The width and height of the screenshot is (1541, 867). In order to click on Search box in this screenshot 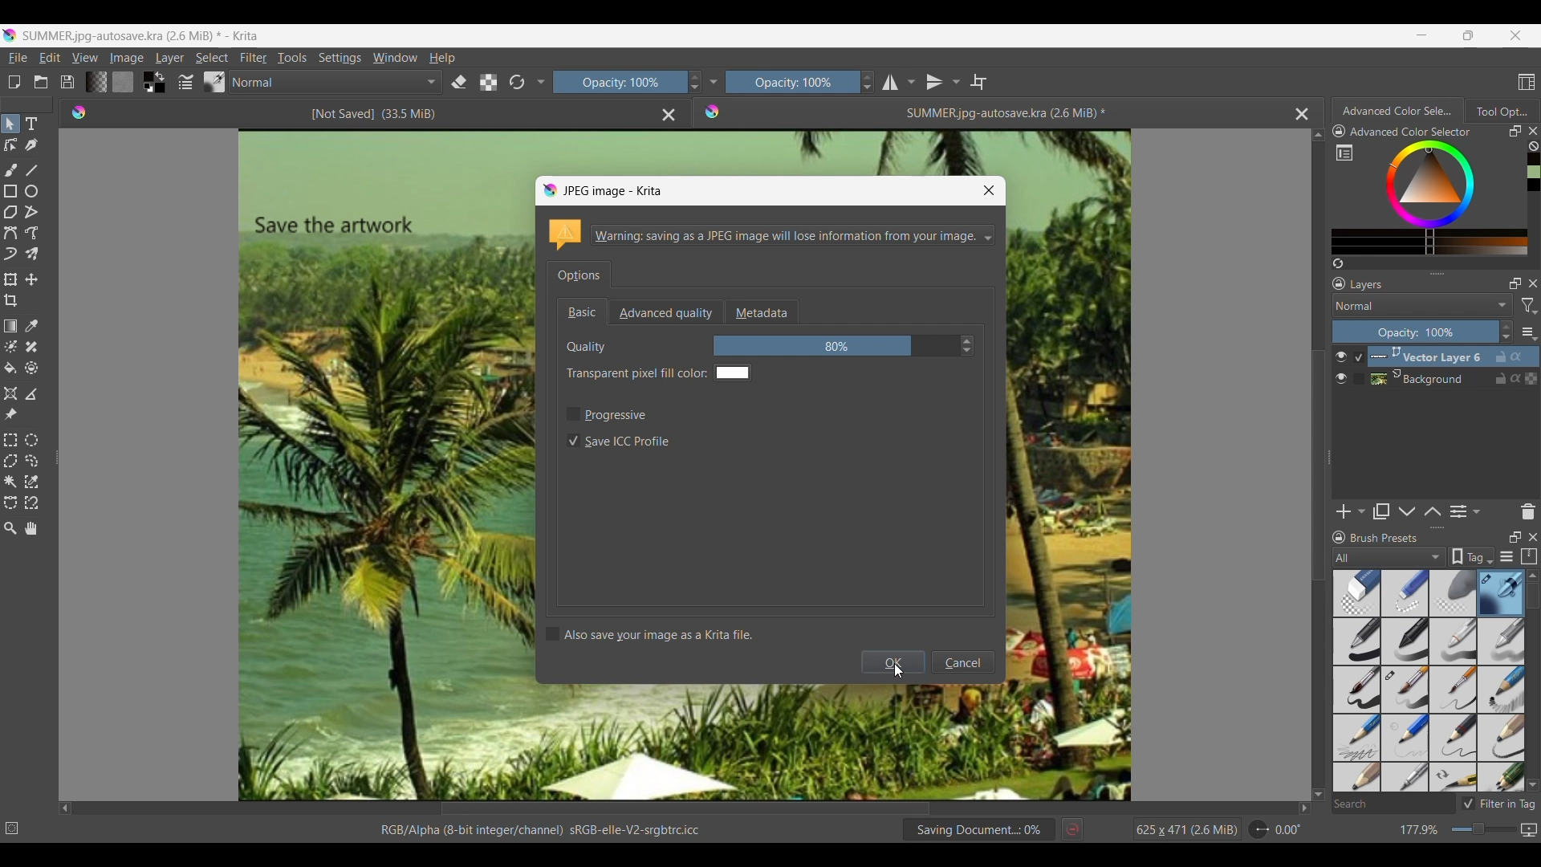, I will do `click(1393, 804)`.